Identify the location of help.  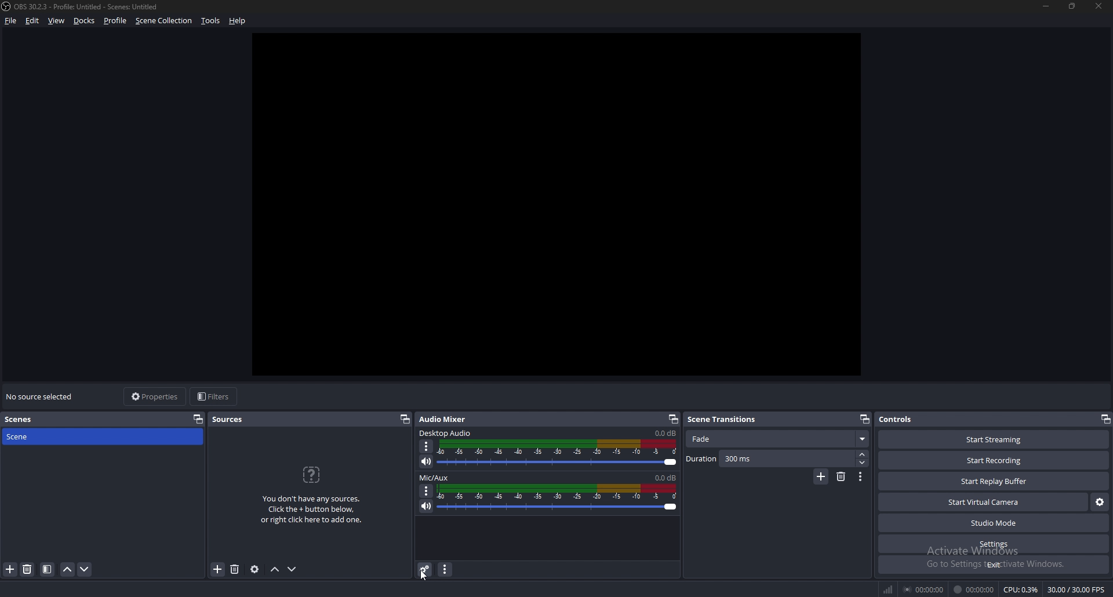
(238, 21).